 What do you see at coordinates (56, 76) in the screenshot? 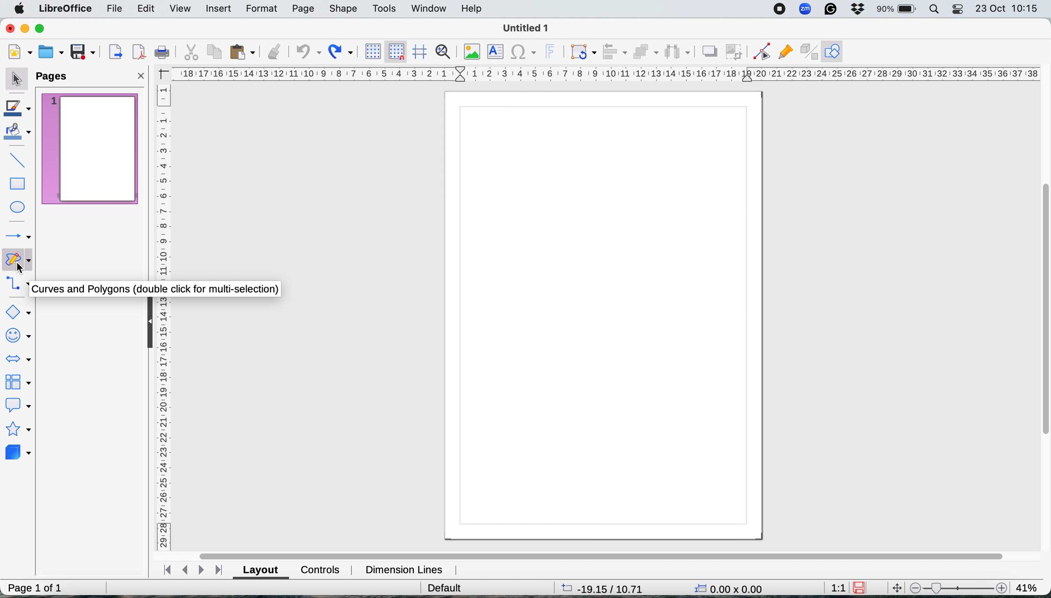
I see `pages` at bounding box center [56, 76].